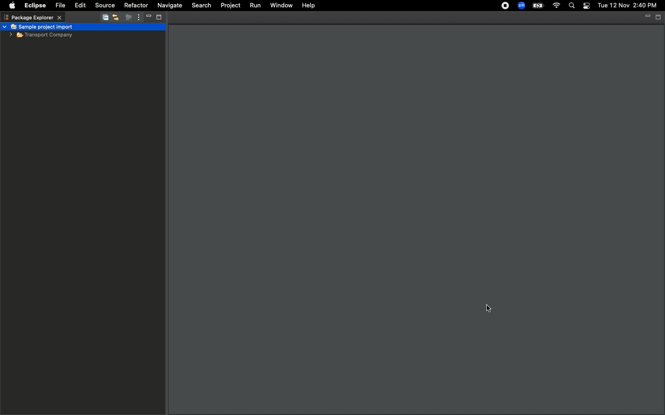 This screenshot has width=665, height=415. Describe the element at coordinates (627, 6) in the screenshot. I see `Tue 12 Nov 2:40 PM` at that location.